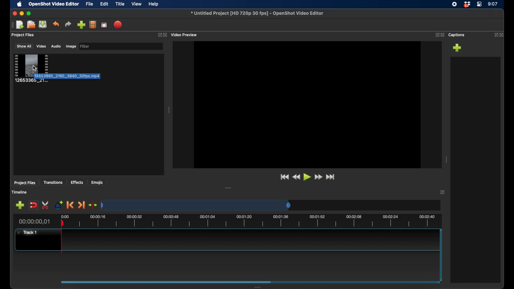 This screenshot has width=514, height=289. Describe the element at coordinates (257, 13) in the screenshot. I see `filename` at that location.